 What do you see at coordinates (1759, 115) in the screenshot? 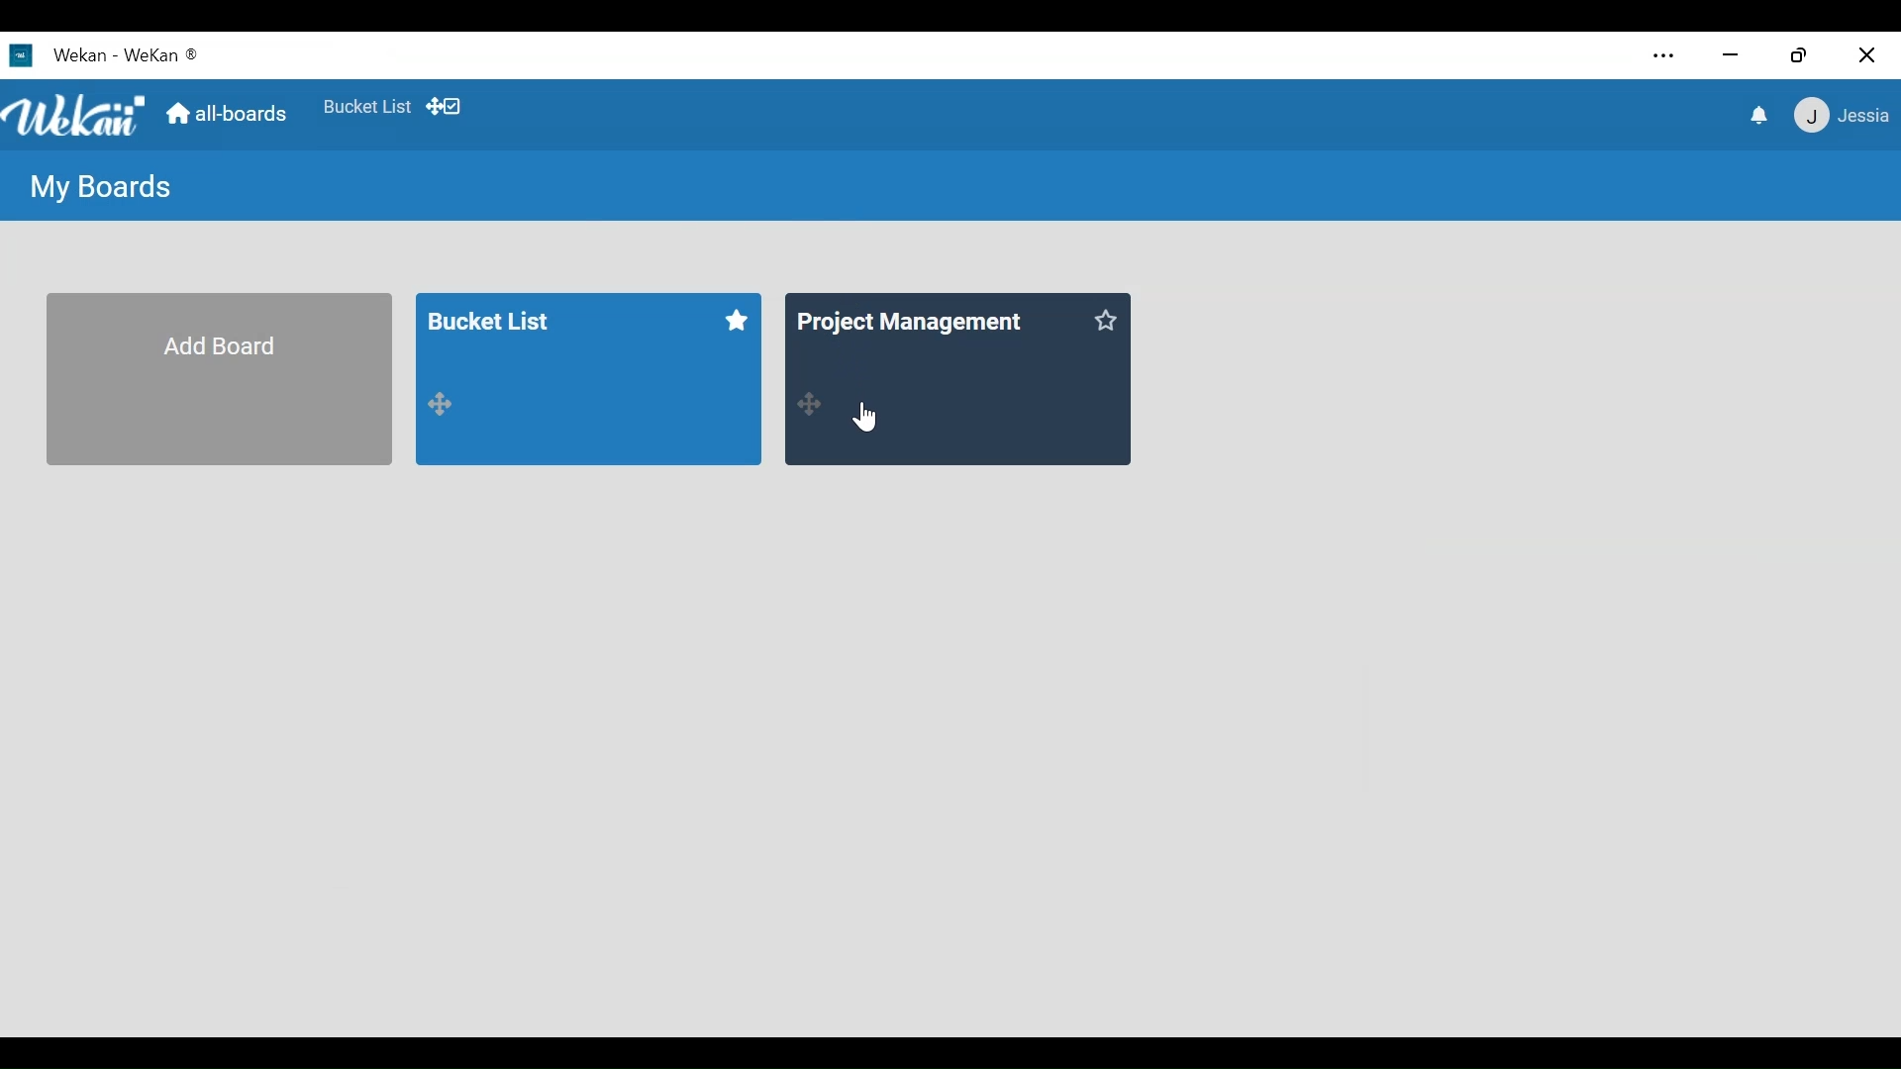
I see `notification` at bounding box center [1759, 115].